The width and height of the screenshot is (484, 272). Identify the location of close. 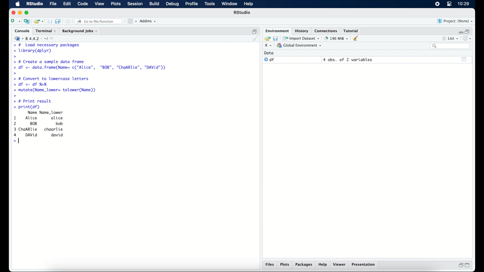
(13, 13).